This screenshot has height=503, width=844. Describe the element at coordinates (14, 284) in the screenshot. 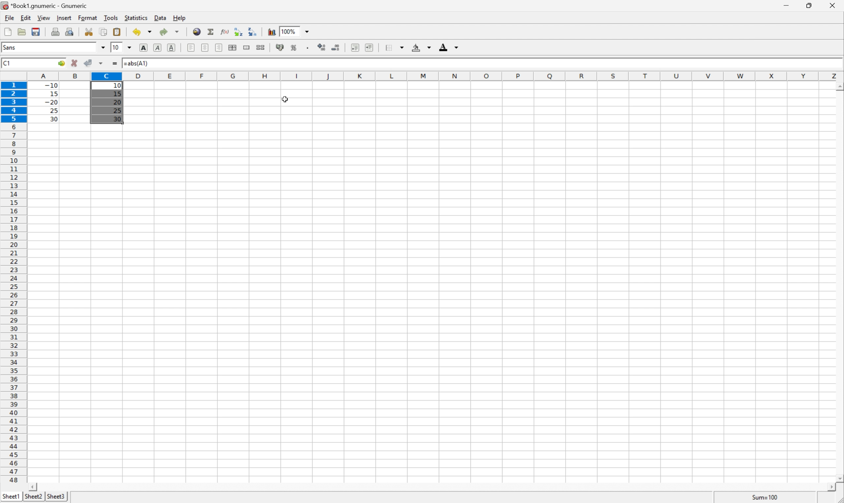

I see `Row numbers` at that location.